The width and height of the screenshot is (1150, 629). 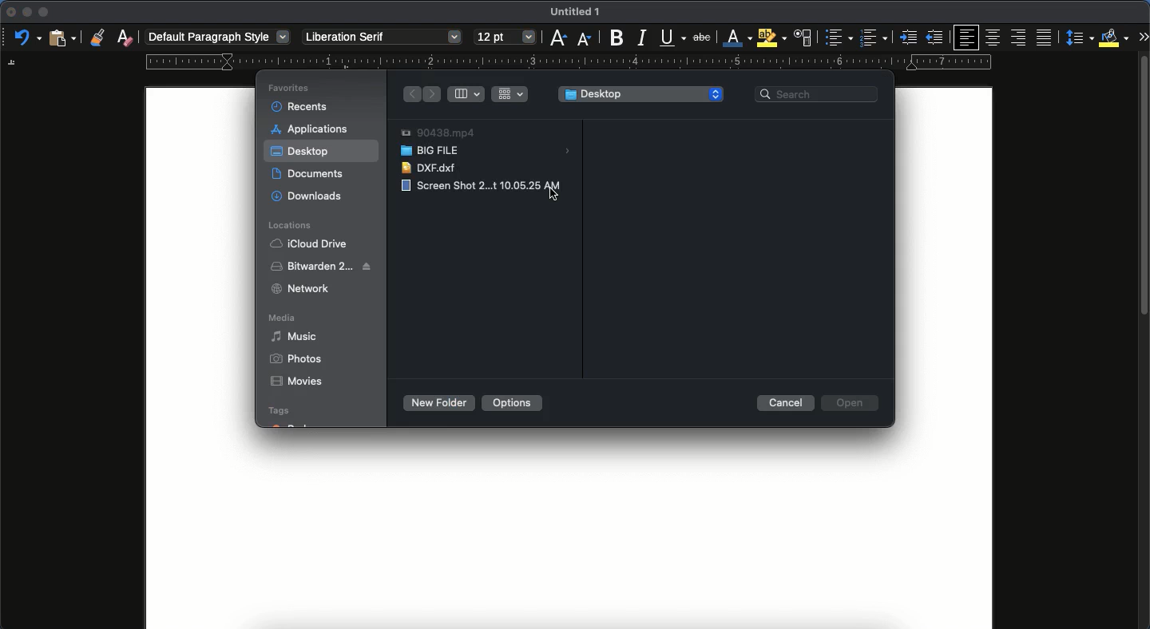 What do you see at coordinates (512, 93) in the screenshot?
I see `grid` at bounding box center [512, 93].